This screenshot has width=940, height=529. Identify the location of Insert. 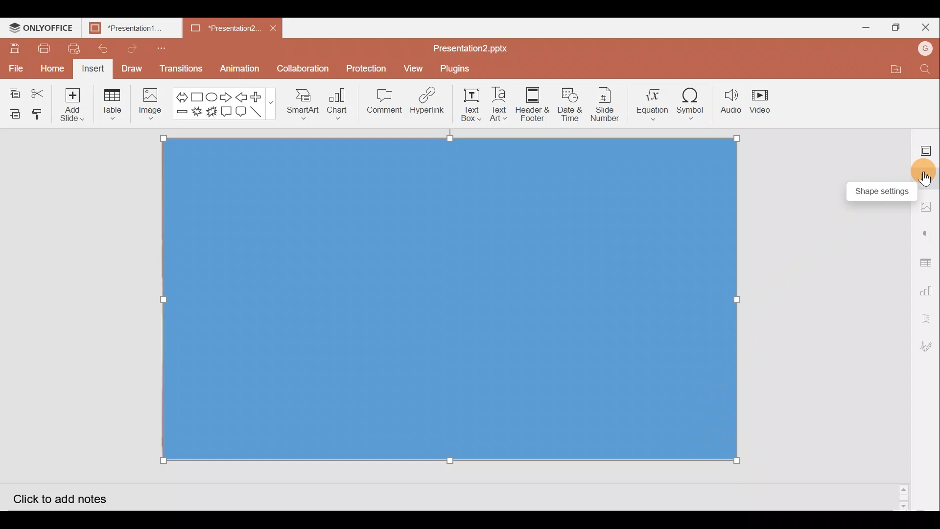
(94, 69).